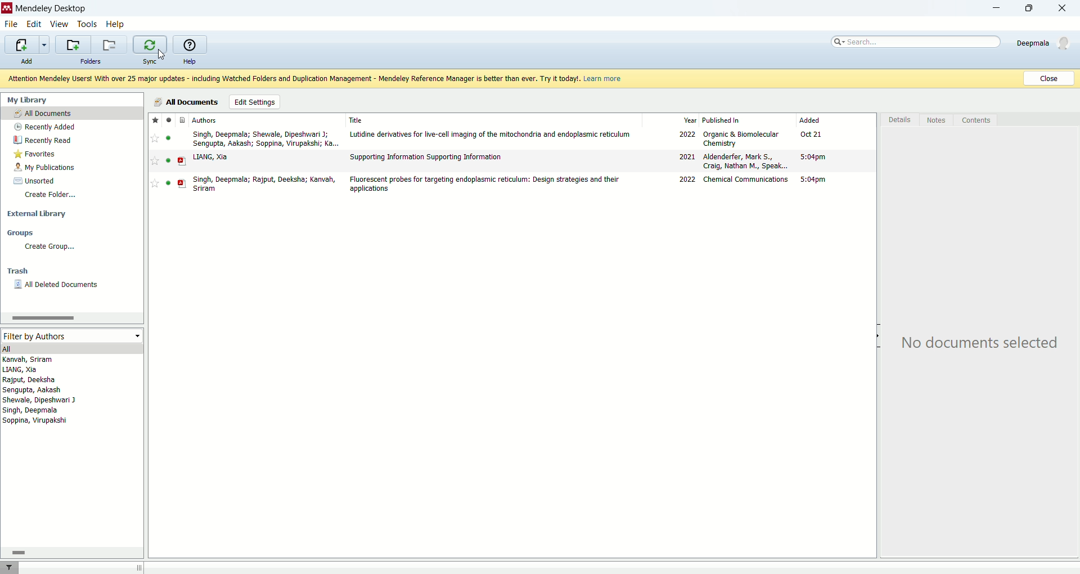  What do you see at coordinates (997, 8) in the screenshot?
I see `minimize` at bounding box center [997, 8].